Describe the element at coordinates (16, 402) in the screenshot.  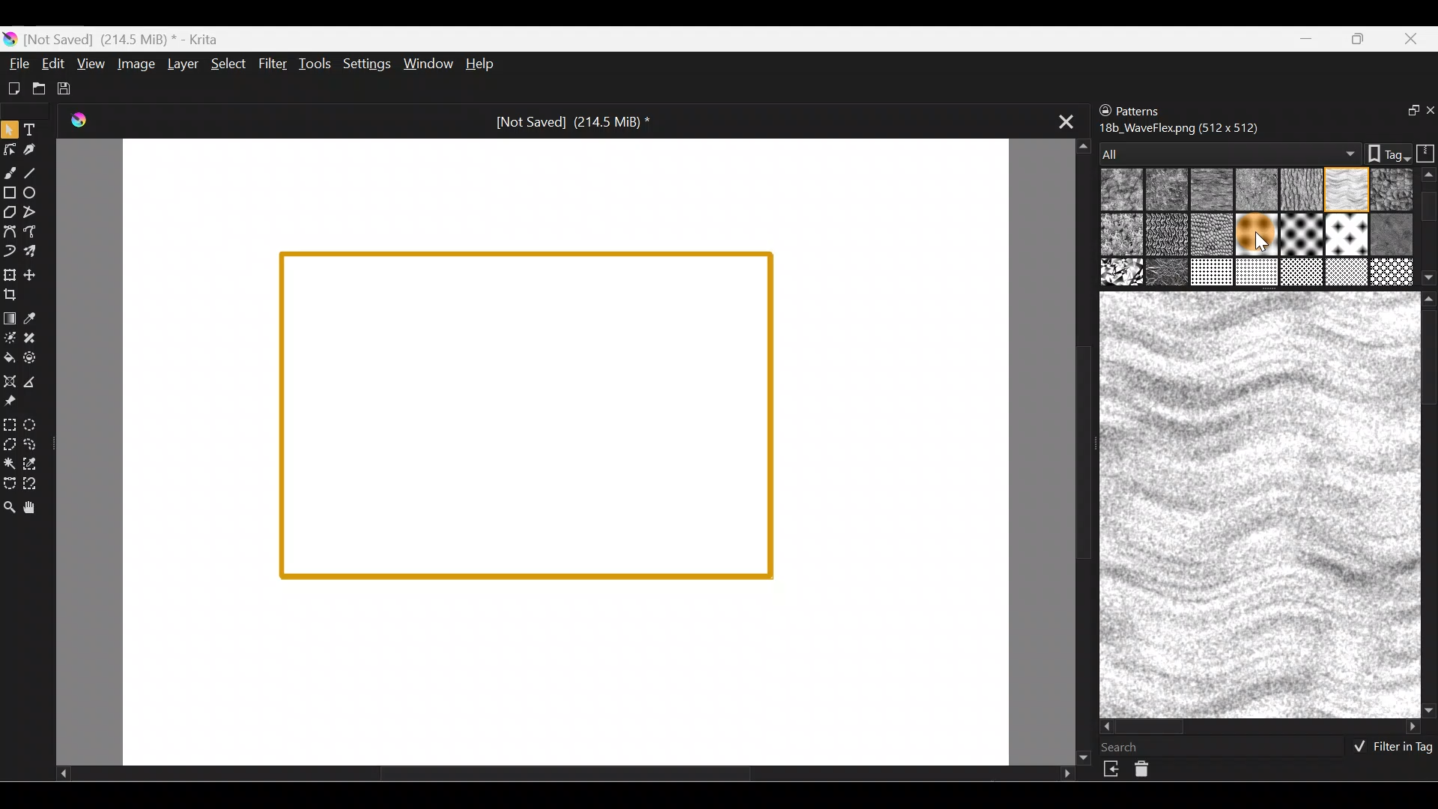
I see `Reference images tool` at that location.